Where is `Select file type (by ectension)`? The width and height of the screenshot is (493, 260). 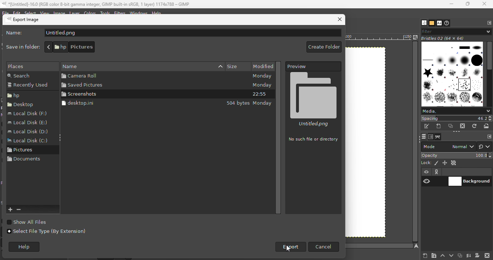
Select file type (by ectension) is located at coordinates (47, 234).